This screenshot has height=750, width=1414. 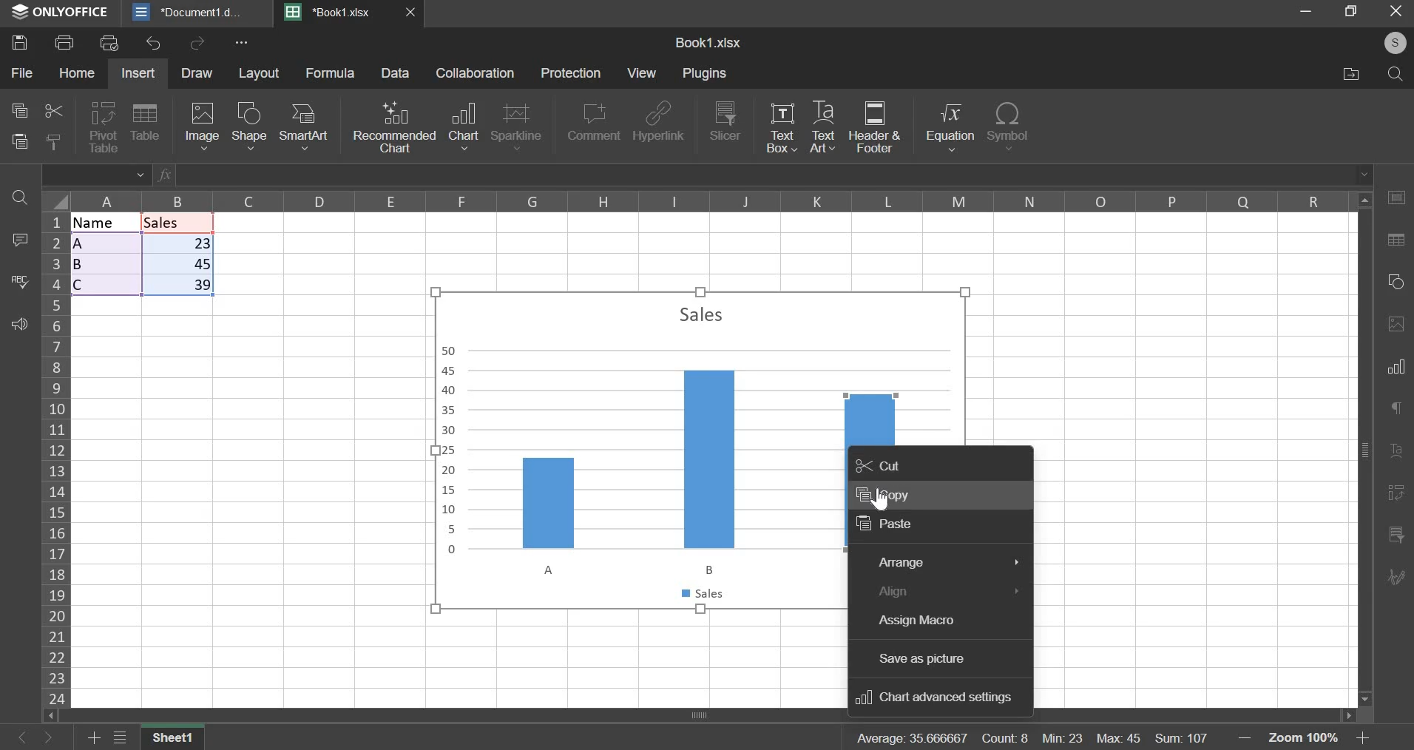 What do you see at coordinates (1118, 735) in the screenshot?
I see `max` at bounding box center [1118, 735].